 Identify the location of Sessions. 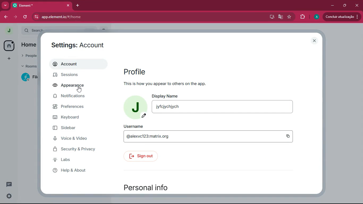
(72, 74).